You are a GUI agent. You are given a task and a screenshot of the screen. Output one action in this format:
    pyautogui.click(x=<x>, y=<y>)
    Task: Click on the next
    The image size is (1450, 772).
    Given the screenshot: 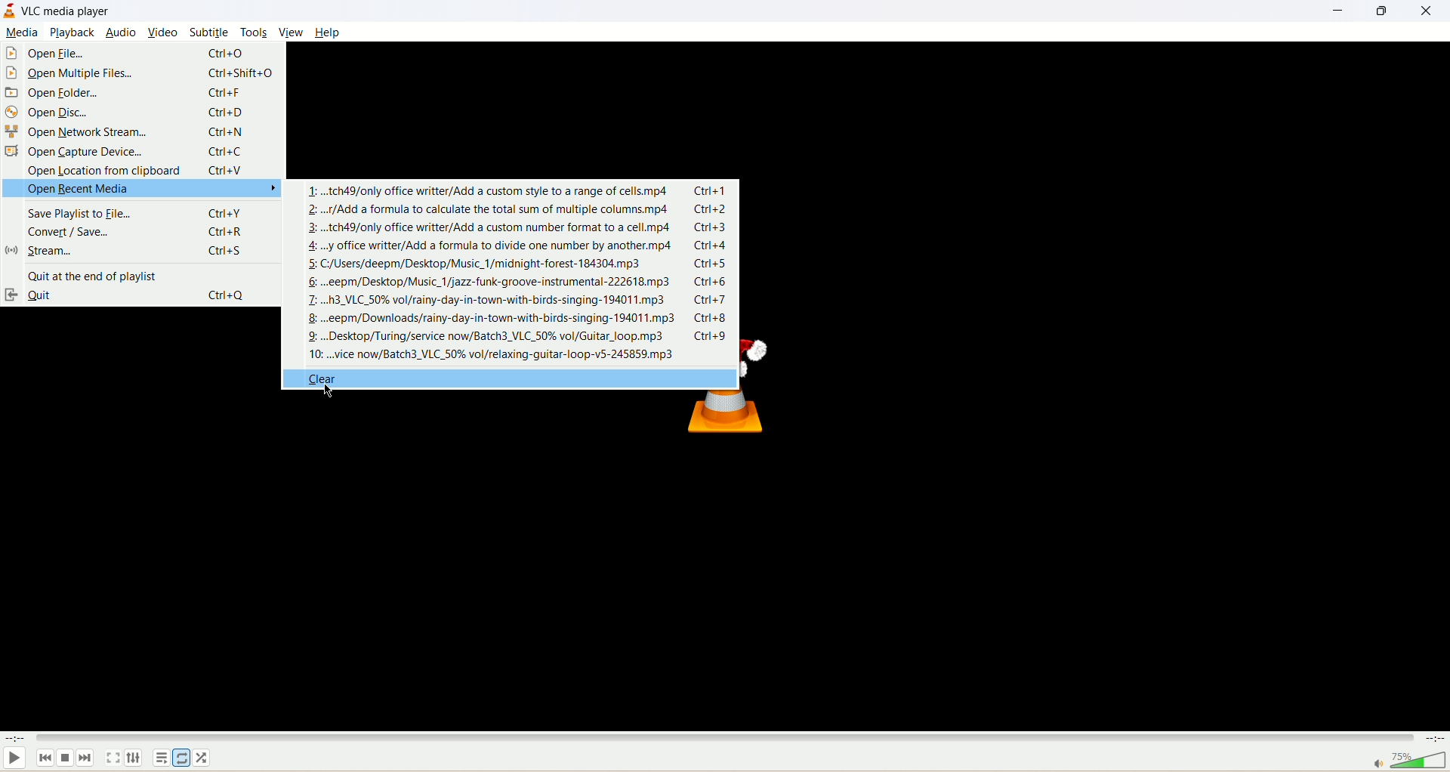 What is the action you would take?
    pyautogui.click(x=88, y=759)
    